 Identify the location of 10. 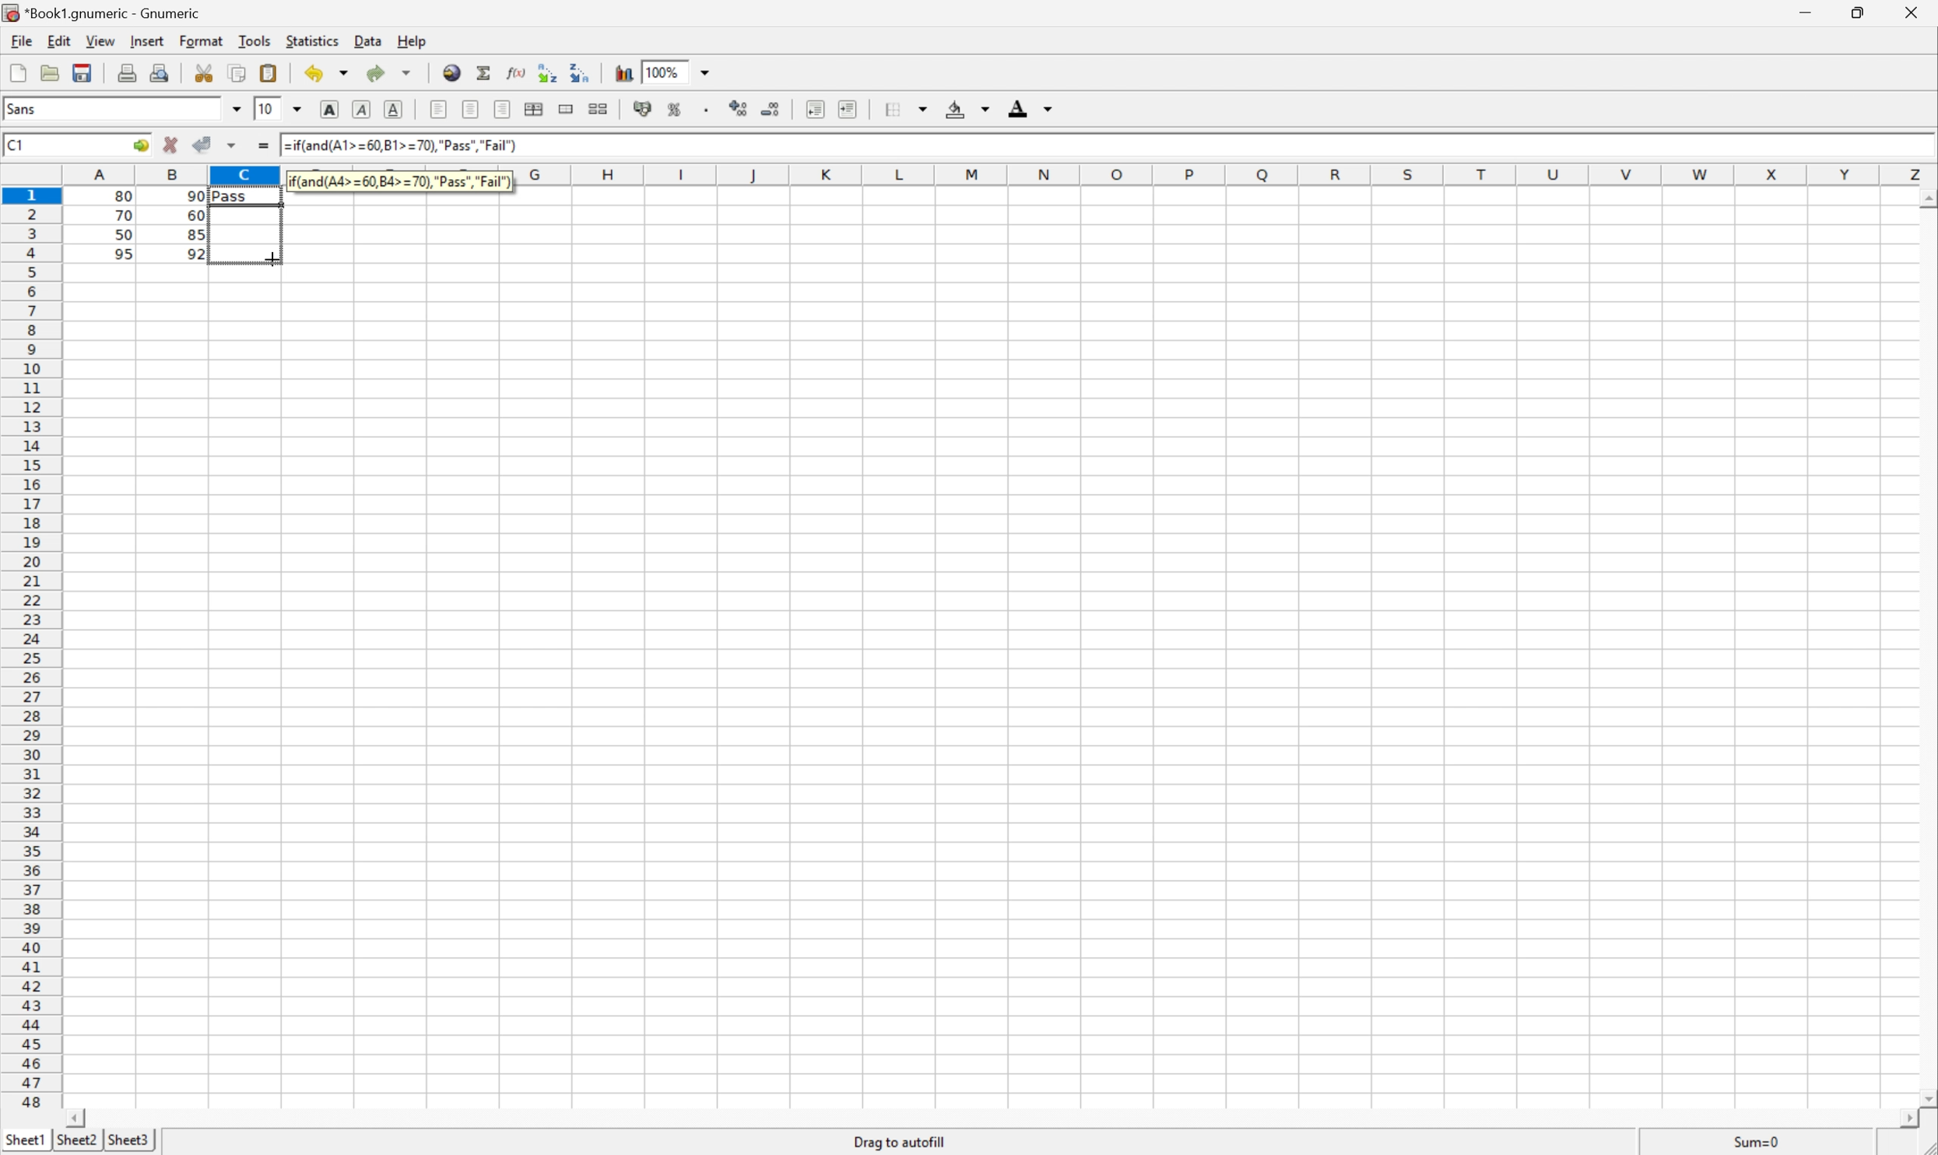
(265, 109).